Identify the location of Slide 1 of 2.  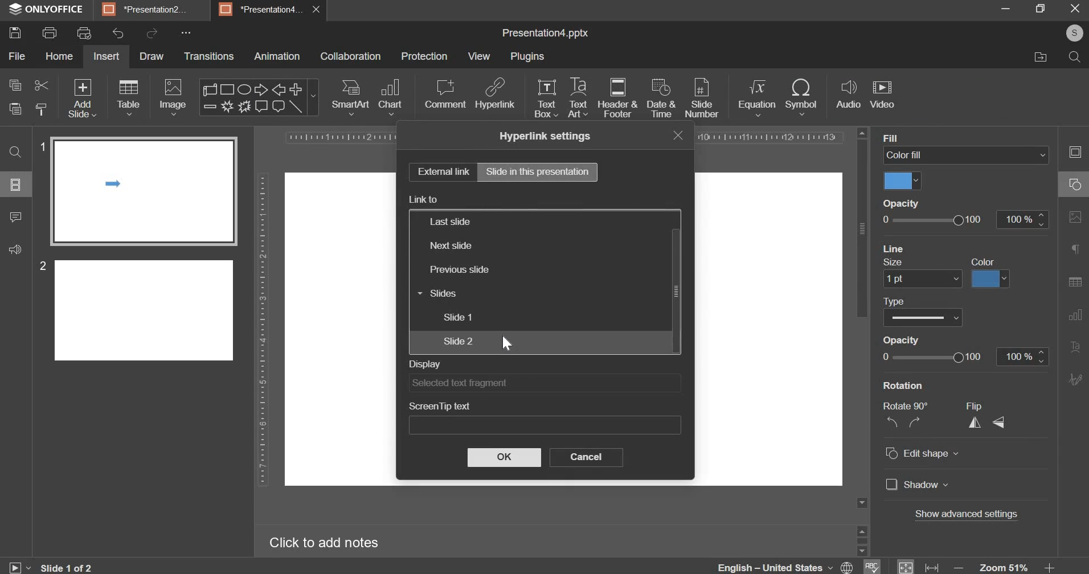
(73, 565).